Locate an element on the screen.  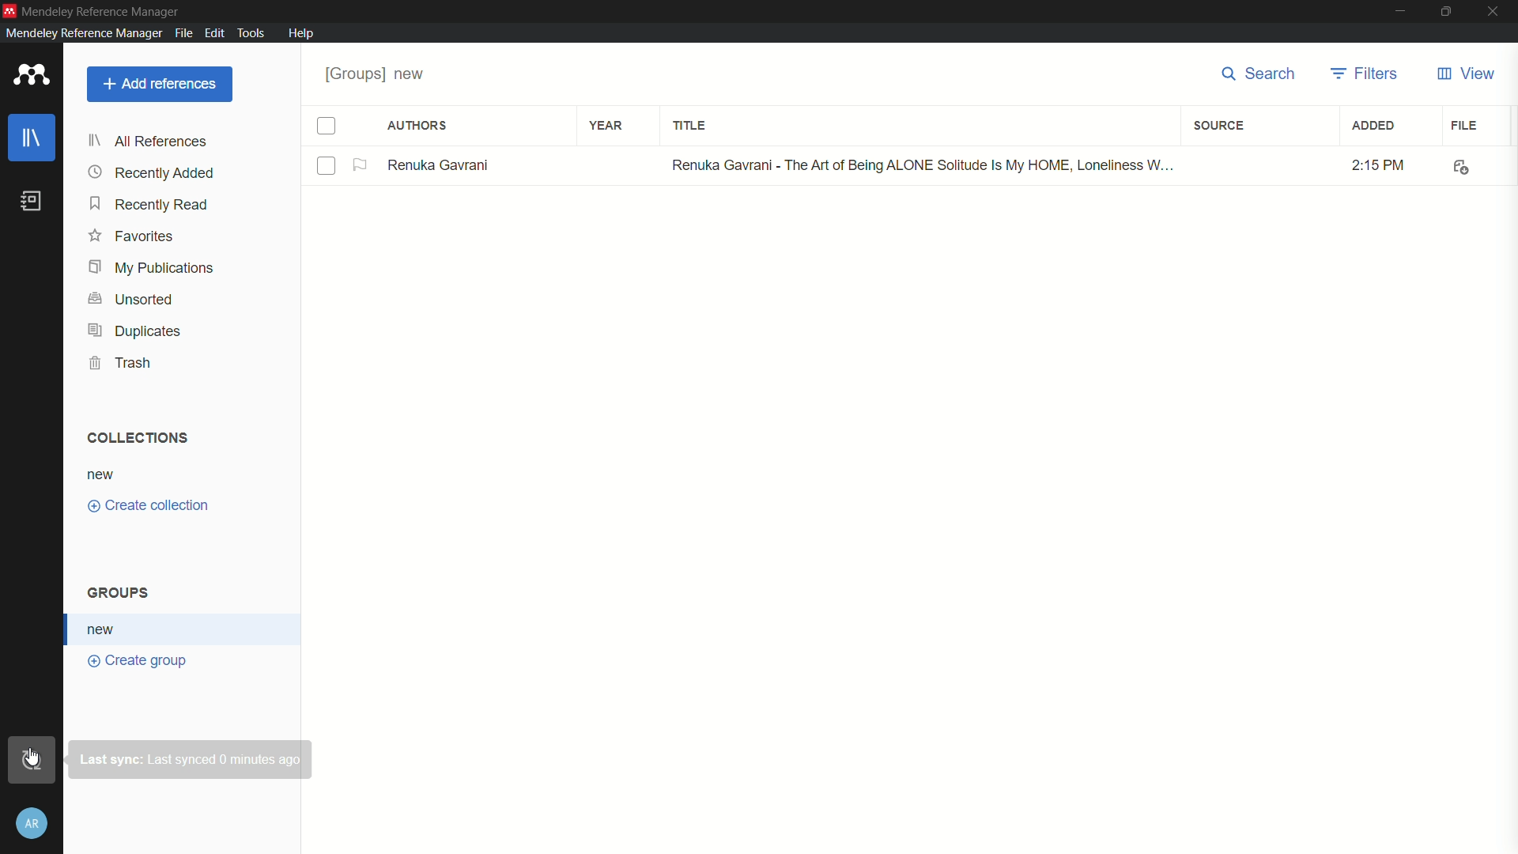
sync is located at coordinates (29, 760).